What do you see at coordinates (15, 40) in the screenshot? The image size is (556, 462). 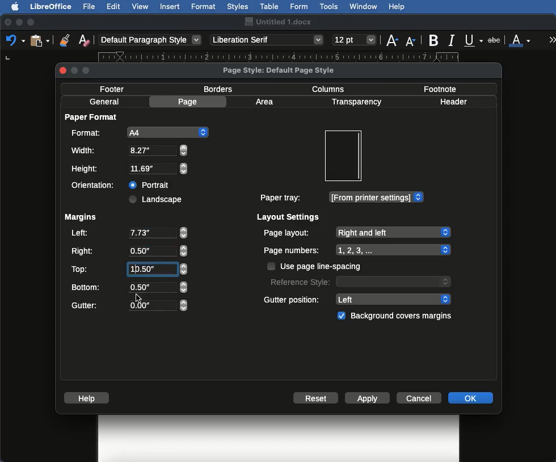 I see `Undo` at bounding box center [15, 40].